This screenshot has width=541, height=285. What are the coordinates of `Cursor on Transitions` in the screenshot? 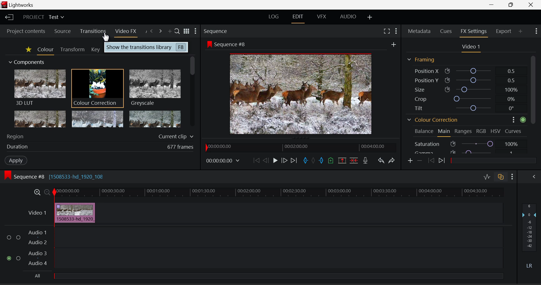 It's located at (94, 32).